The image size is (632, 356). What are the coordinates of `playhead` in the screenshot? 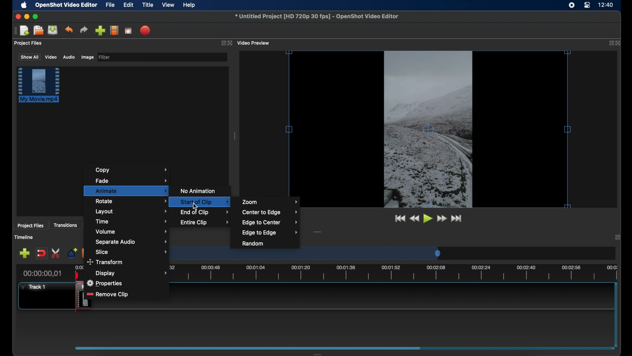 It's located at (76, 274).